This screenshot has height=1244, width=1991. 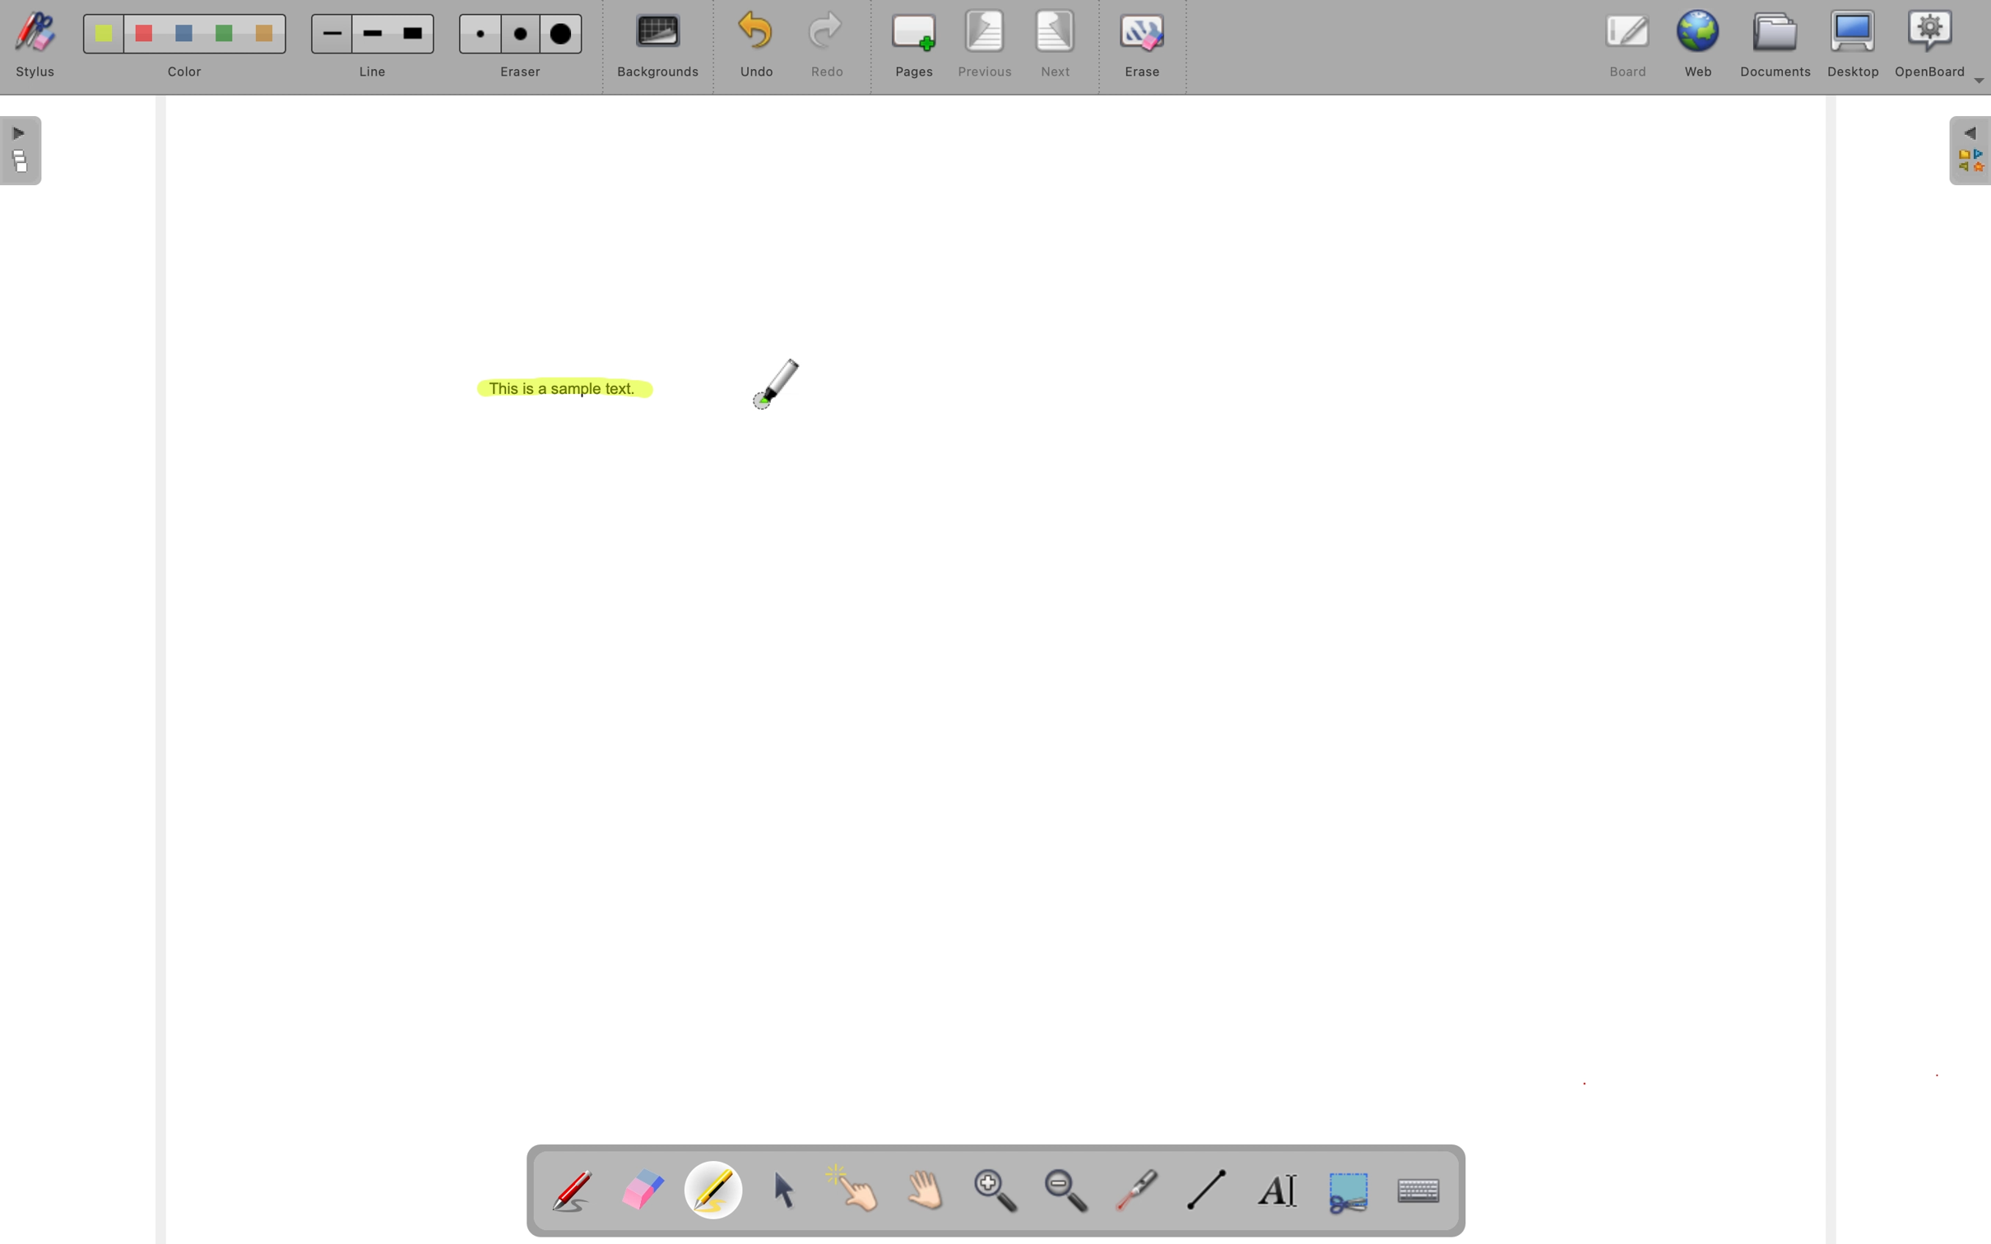 I want to click on next, so click(x=1055, y=44).